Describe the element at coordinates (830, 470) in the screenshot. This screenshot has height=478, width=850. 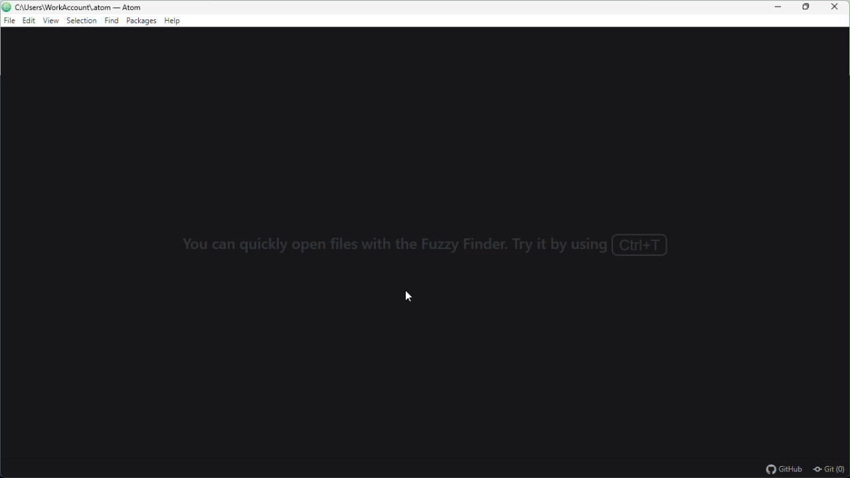
I see `git` at that location.